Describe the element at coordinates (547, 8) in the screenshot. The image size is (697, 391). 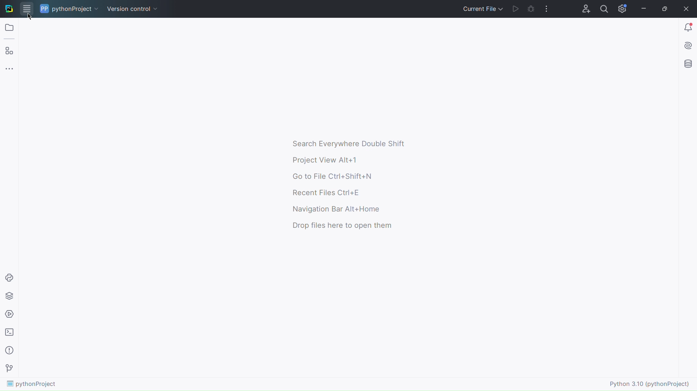
I see `More` at that location.